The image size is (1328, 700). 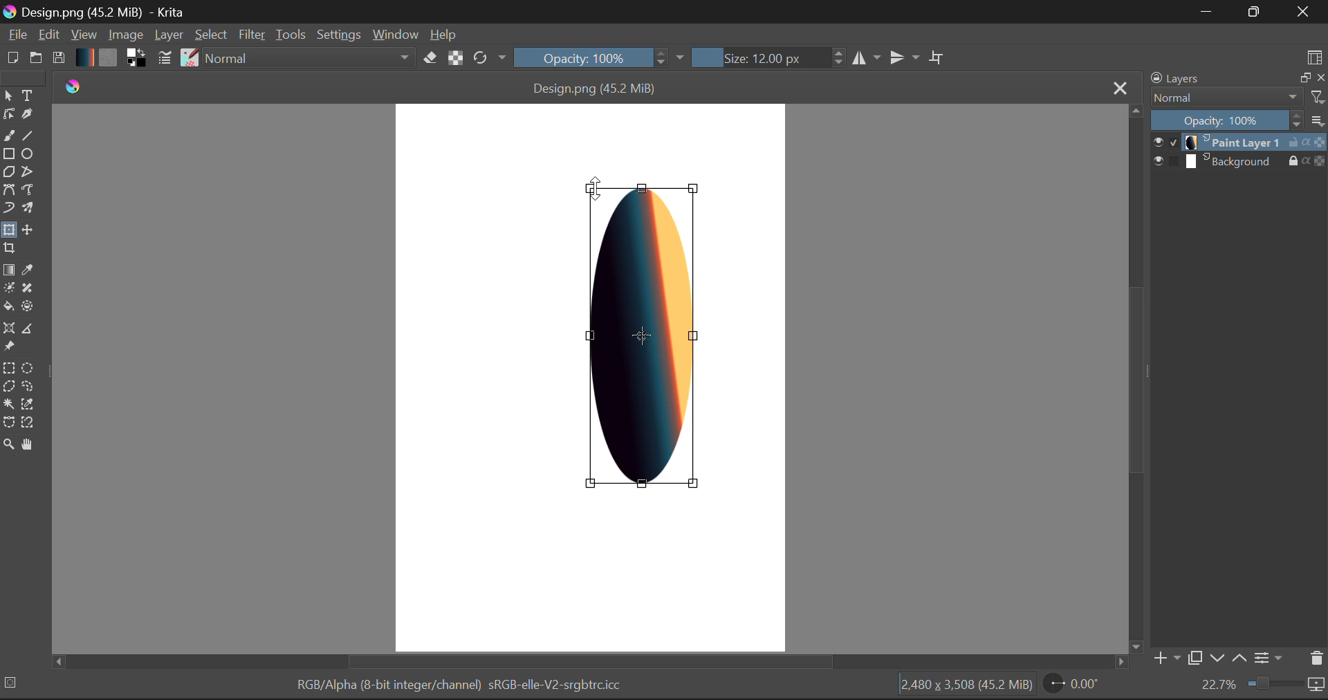 I want to click on Design.png (45.2 MB), so click(x=596, y=86).